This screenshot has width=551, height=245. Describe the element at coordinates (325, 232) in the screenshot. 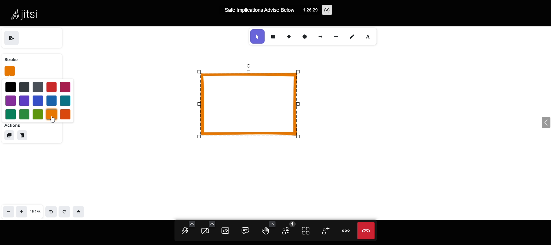

I see `invite participants` at that location.